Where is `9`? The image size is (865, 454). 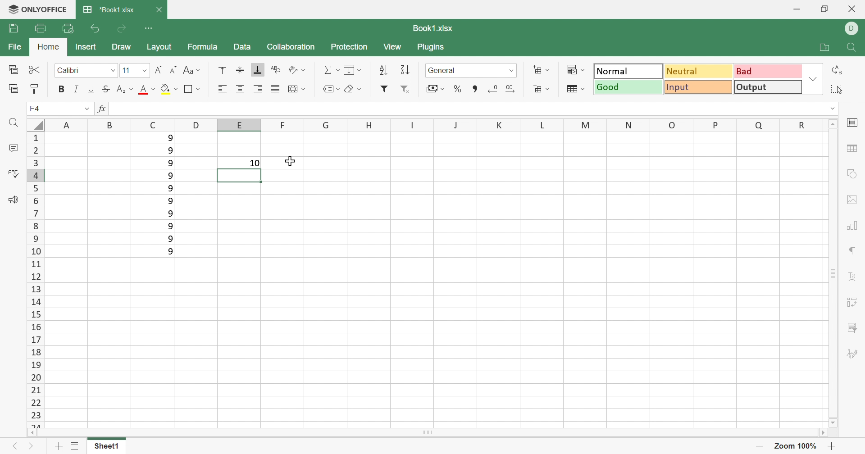
9 is located at coordinates (169, 214).